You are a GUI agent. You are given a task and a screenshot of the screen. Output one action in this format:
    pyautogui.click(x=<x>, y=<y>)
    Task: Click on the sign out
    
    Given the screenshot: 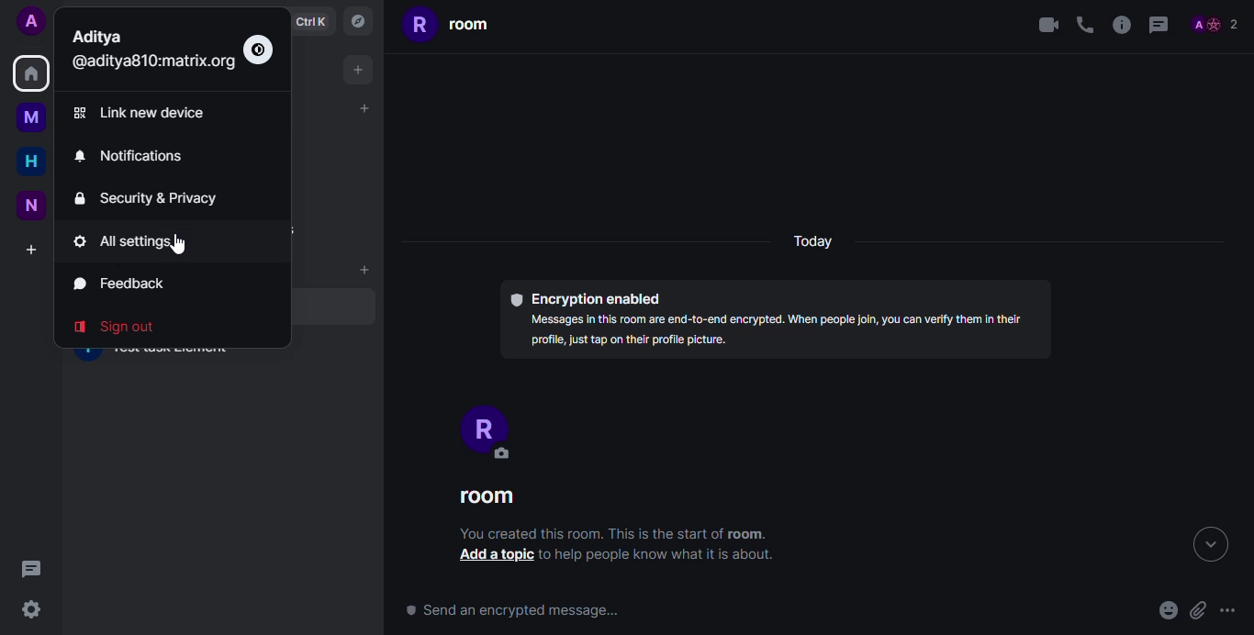 What is the action you would take?
    pyautogui.click(x=113, y=327)
    